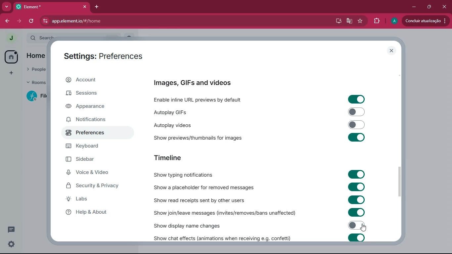 This screenshot has height=254, width=452. What do you see at coordinates (193, 226) in the screenshot?
I see `show display name changes` at bounding box center [193, 226].